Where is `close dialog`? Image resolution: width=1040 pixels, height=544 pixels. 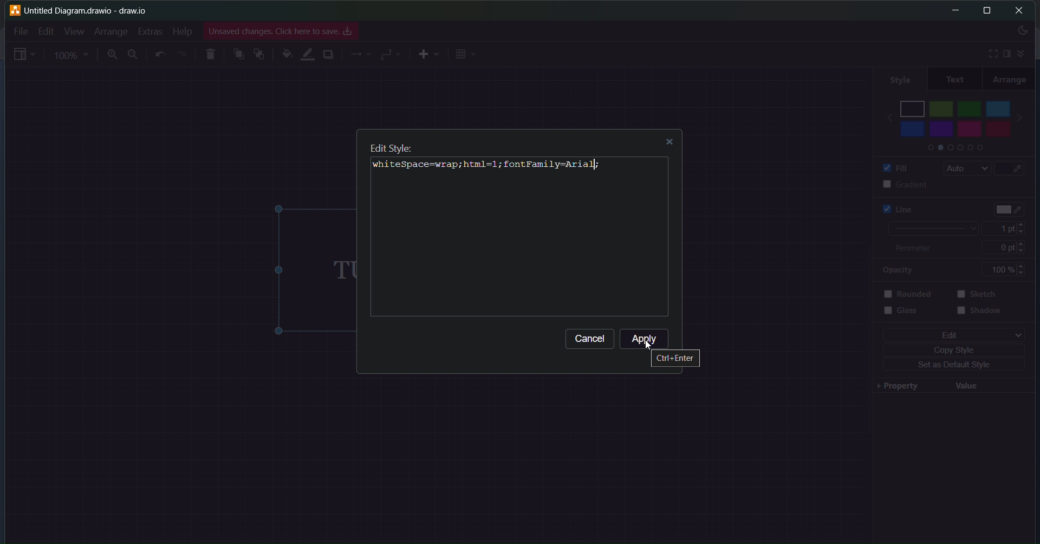 close dialog is located at coordinates (672, 144).